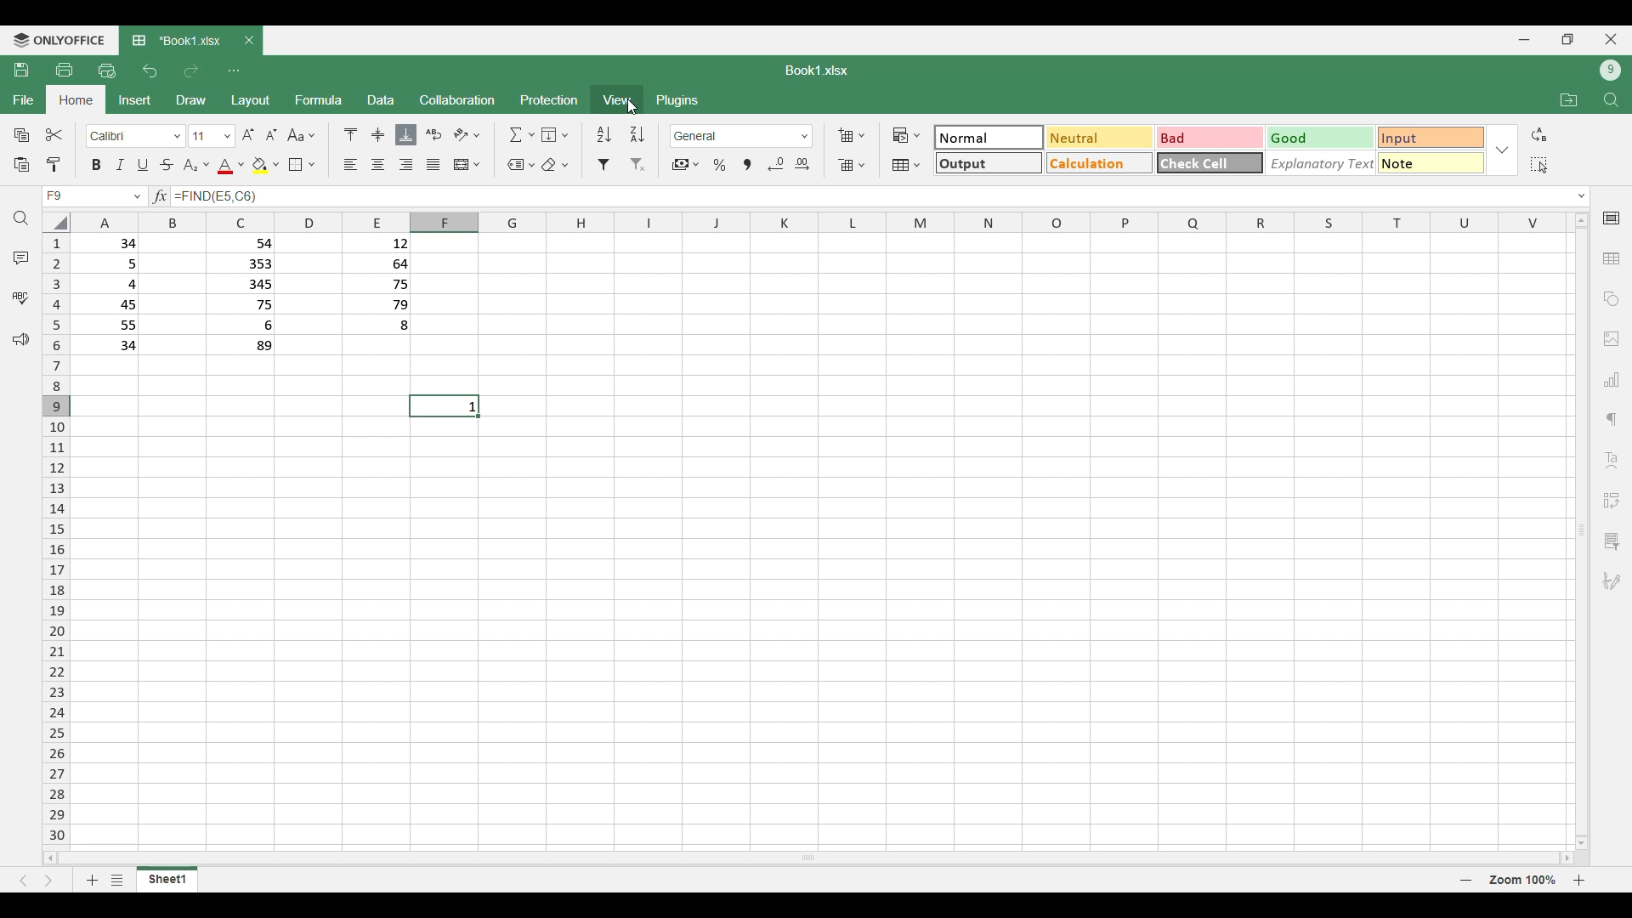 Image resolution: width=1632 pixels, height=918 pixels. Describe the element at coordinates (248, 136) in the screenshot. I see `Increase text size` at that location.